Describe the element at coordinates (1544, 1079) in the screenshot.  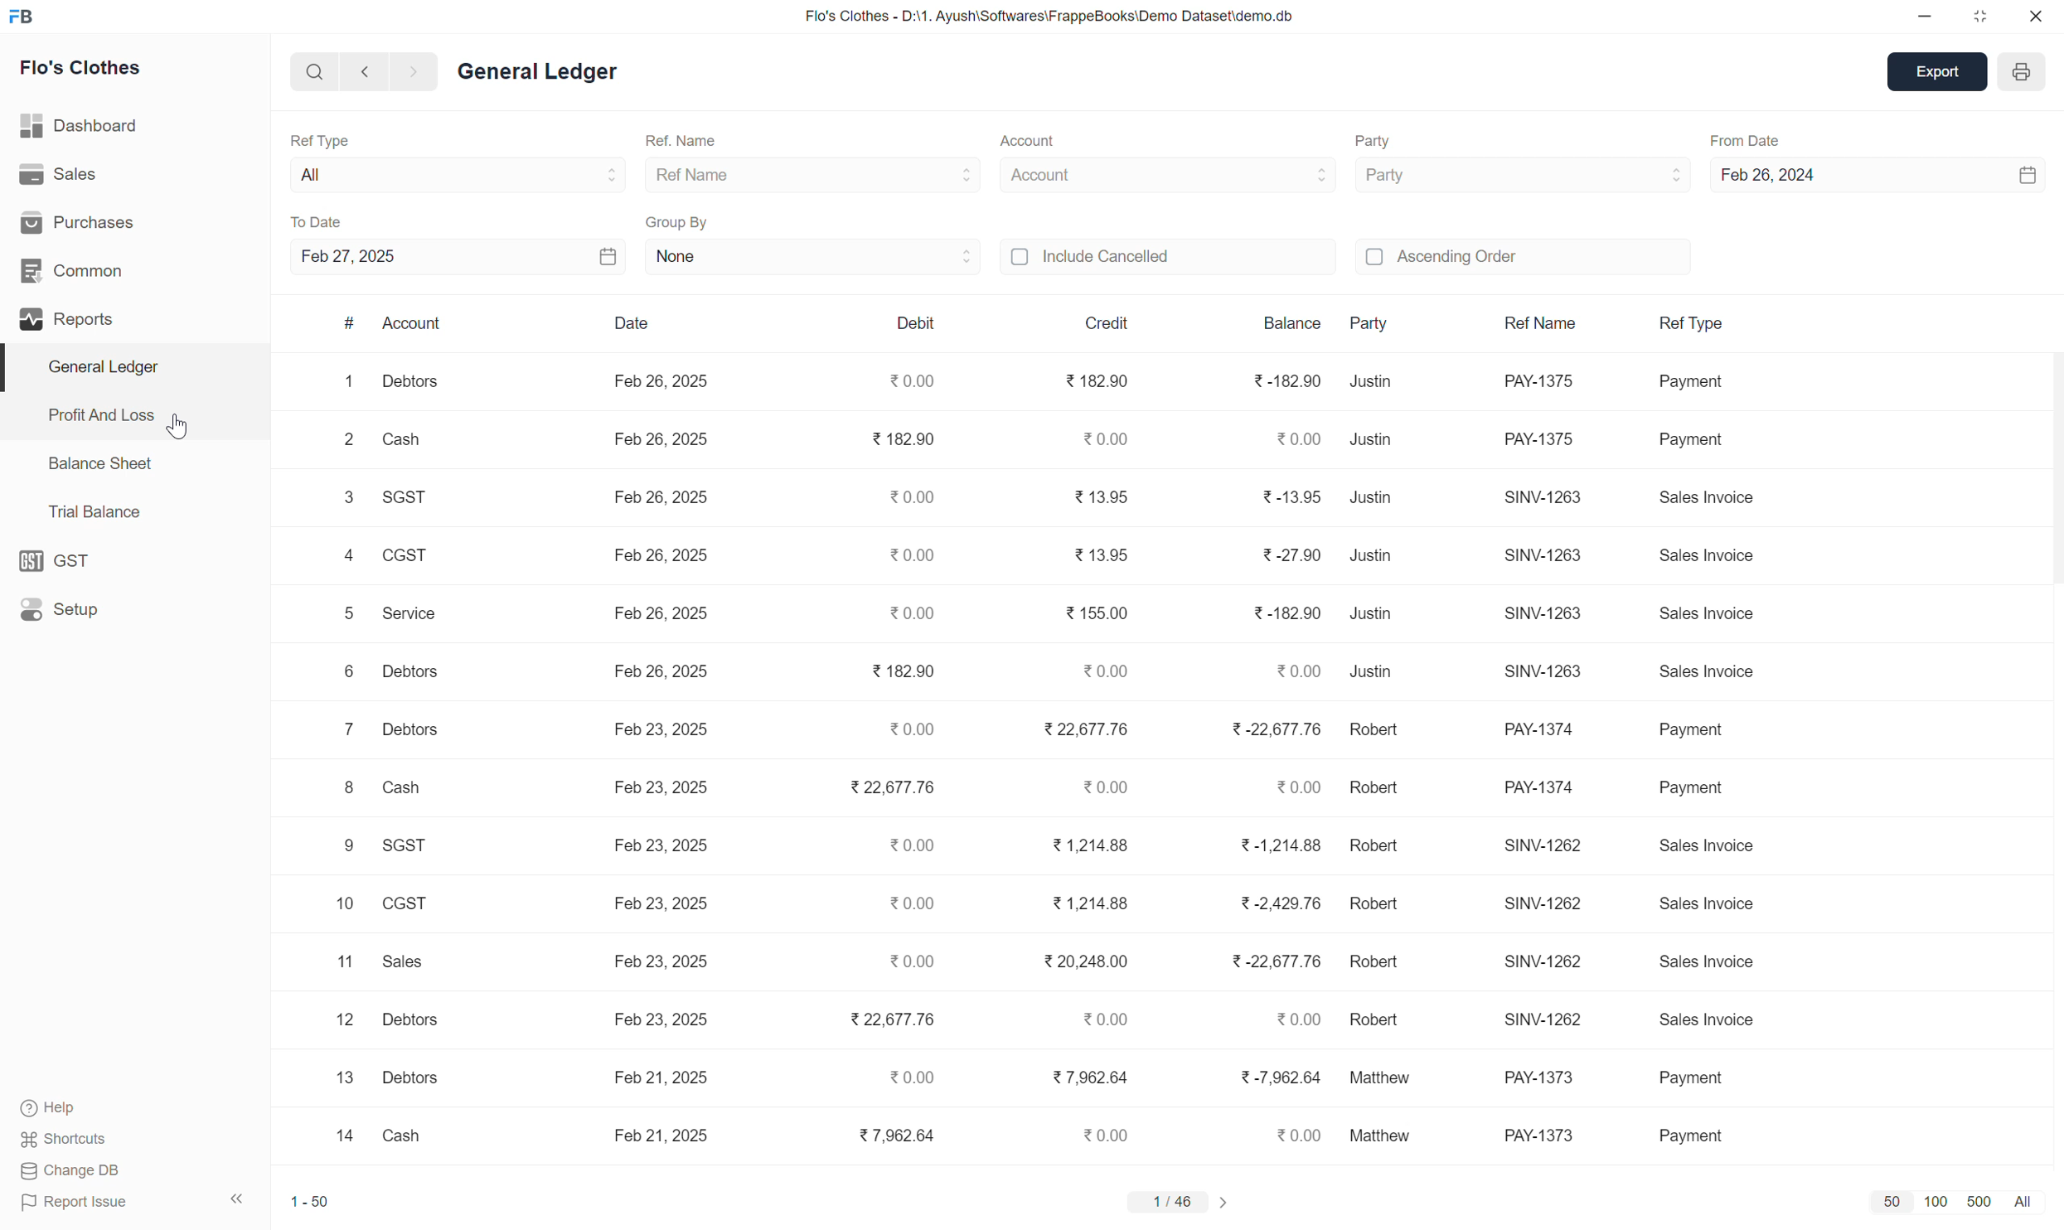
I see `PAY-1373` at that location.